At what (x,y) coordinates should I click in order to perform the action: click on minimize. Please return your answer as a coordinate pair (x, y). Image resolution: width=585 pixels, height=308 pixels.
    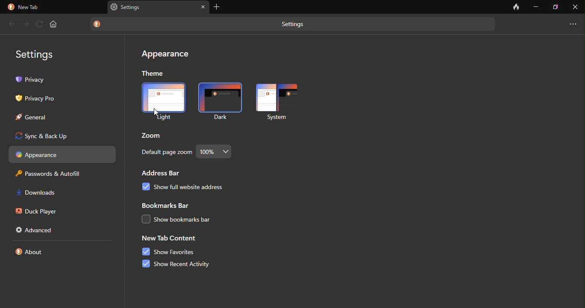
    Looking at the image, I should click on (536, 6).